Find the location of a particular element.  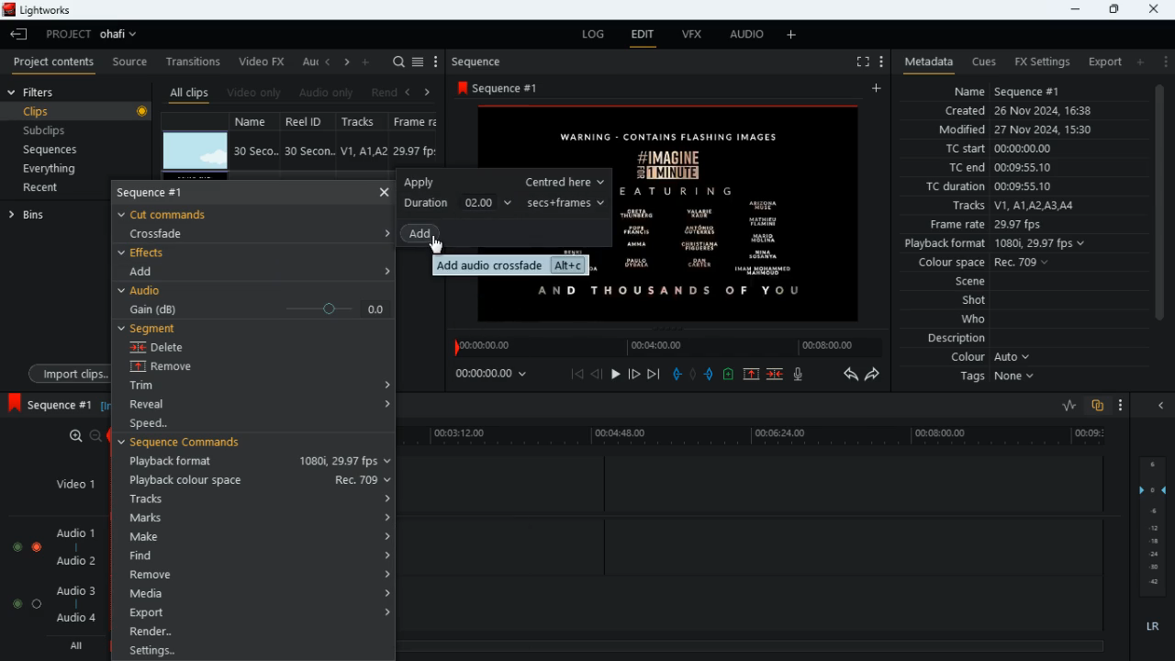

30 secon... is located at coordinates (307, 151).